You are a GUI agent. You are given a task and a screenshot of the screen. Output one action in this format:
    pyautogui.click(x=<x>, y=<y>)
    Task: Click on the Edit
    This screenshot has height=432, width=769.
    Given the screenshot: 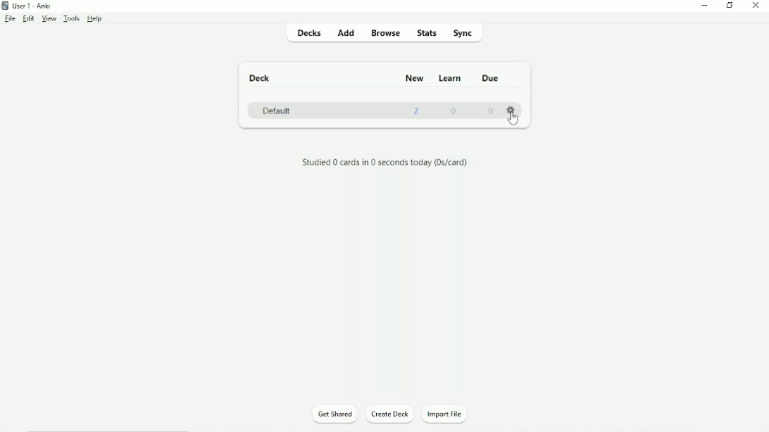 What is the action you would take?
    pyautogui.click(x=29, y=18)
    